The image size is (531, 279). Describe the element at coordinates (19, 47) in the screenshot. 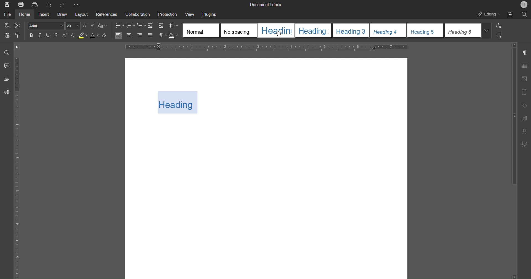

I see `Tab stop` at that location.